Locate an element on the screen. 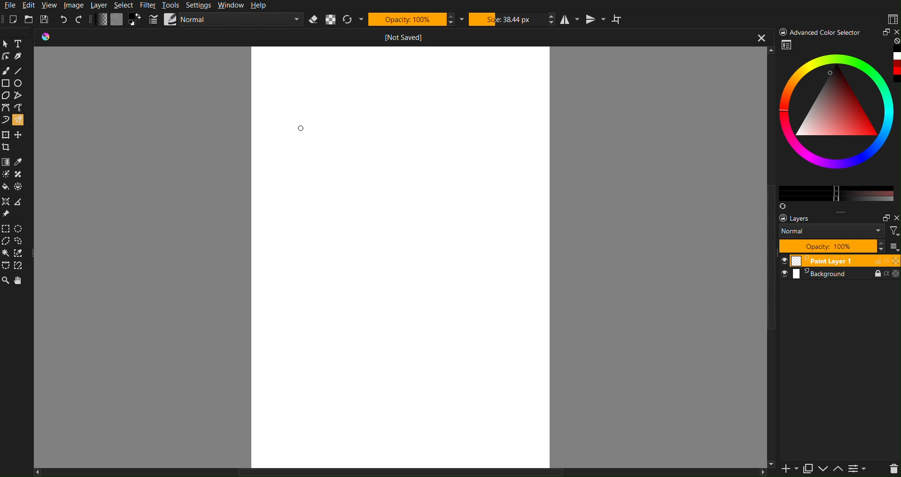 Image resolution: width=901 pixels, height=477 pixels. Reference Images Tool is located at coordinates (7, 214).